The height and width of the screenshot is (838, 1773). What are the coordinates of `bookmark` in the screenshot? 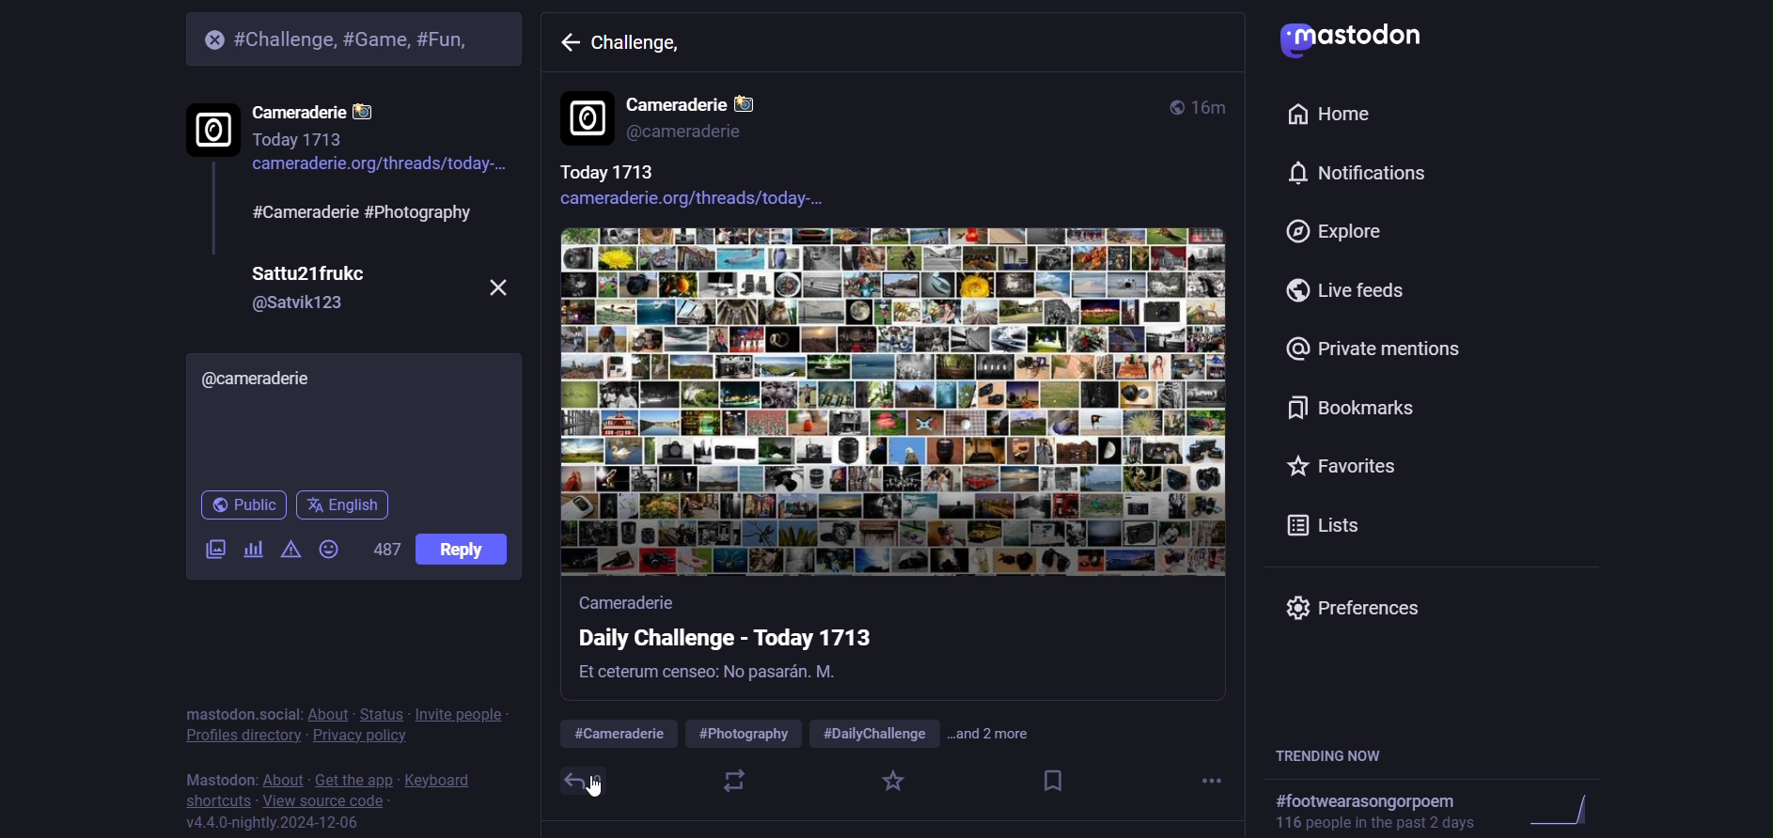 It's located at (1349, 409).